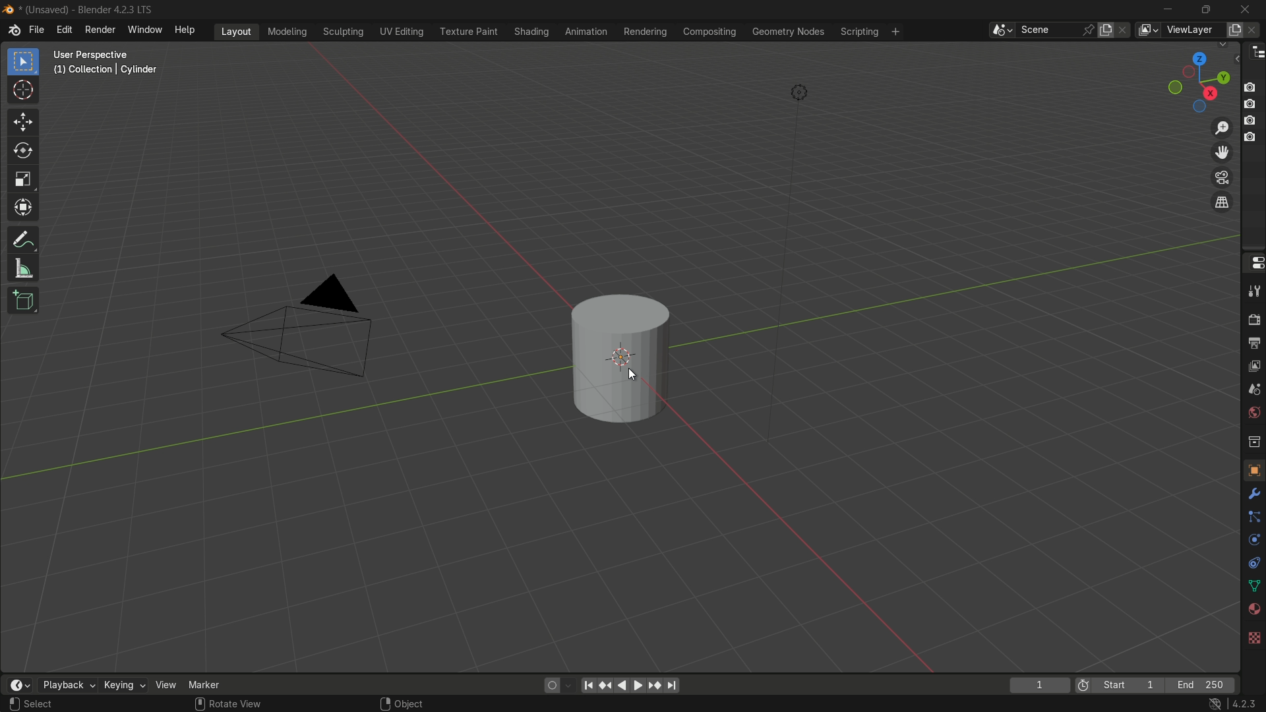 Image resolution: width=1266 pixels, height=712 pixels. I want to click on Select, so click(42, 705).